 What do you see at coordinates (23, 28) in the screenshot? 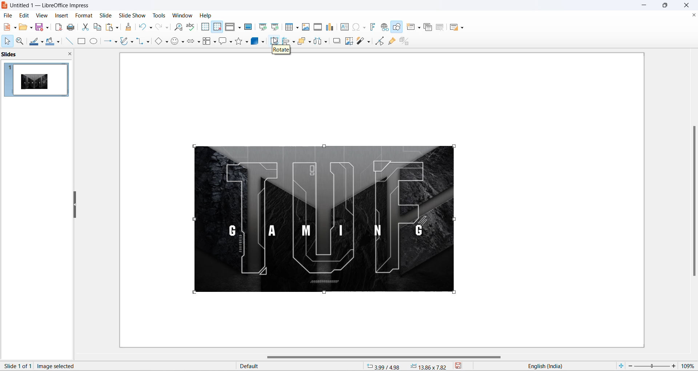
I see `open file` at bounding box center [23, 28].